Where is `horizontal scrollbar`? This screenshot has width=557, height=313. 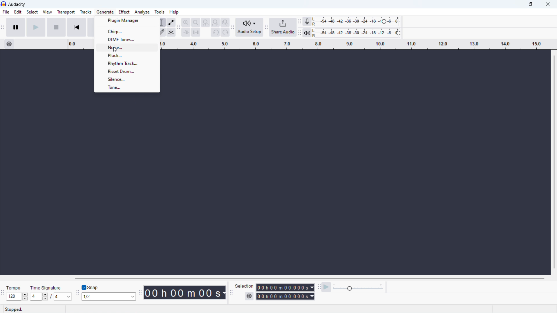
horizontal scrollbar is located at coordinates (308, 278).